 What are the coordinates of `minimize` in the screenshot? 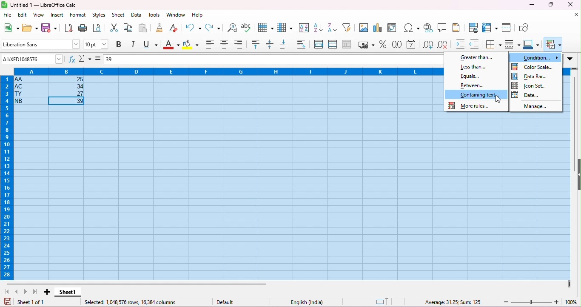 It's located at (531, 5).